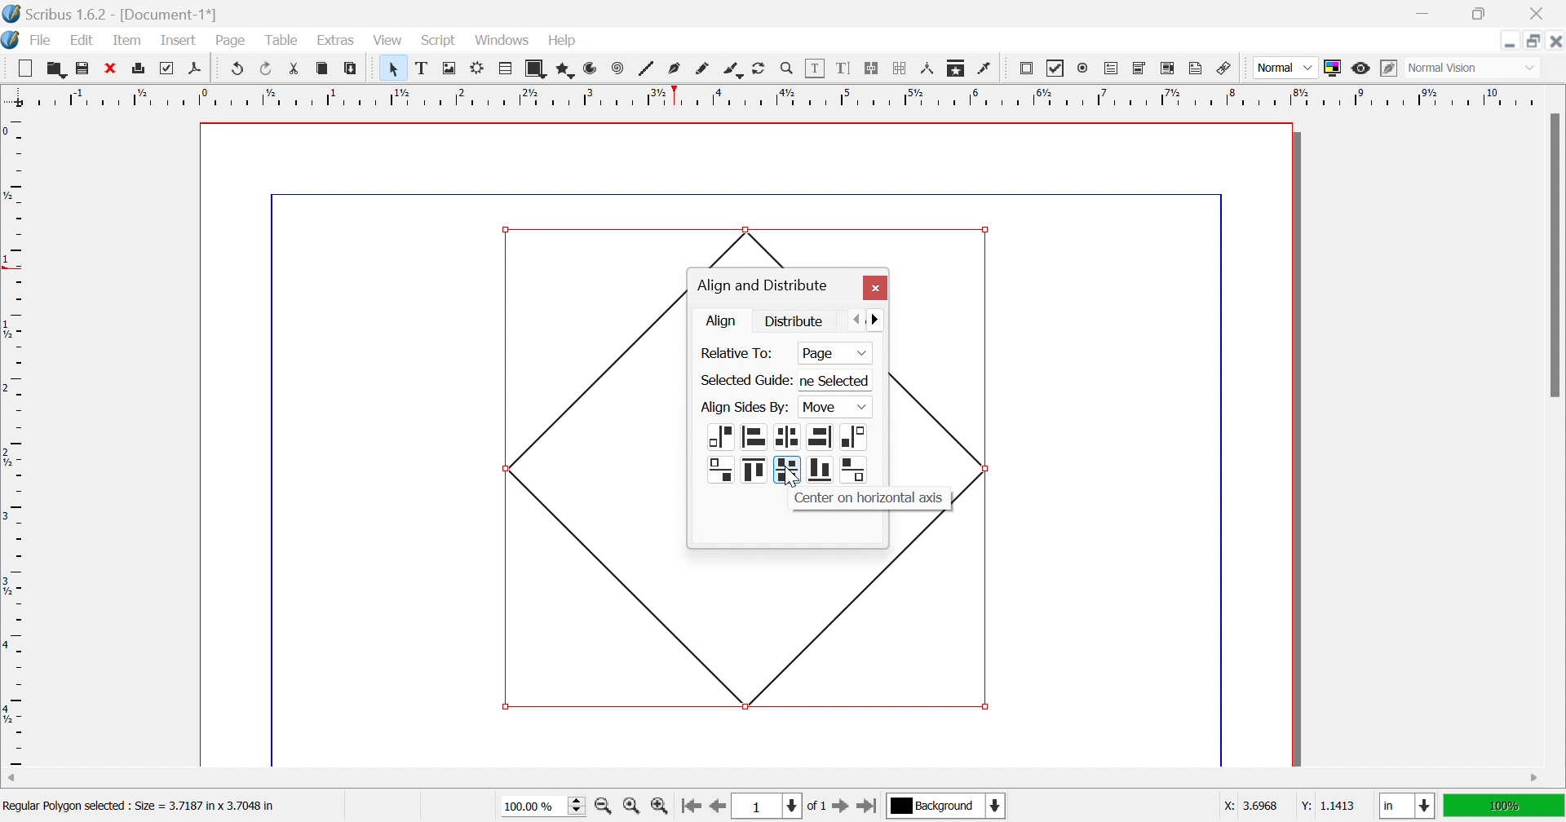 The width and height of the screenshot is (1566, 822). Describe the element at coordinates (1360, 68) in the screenshot. I see `Preview mode` at that location.